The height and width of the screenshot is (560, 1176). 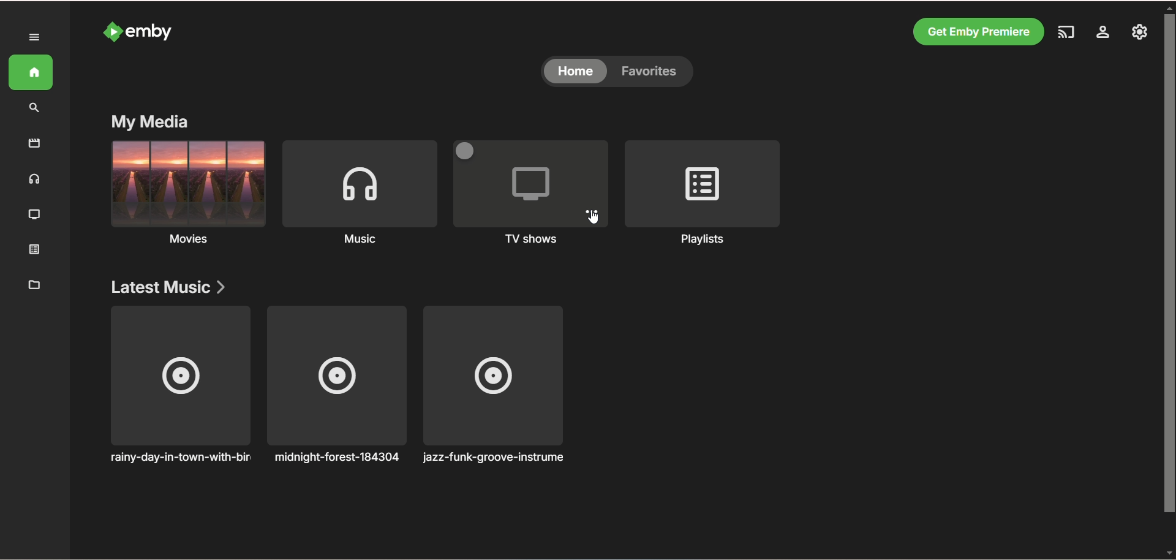 I want to click on home, so click(x=575, y=72).